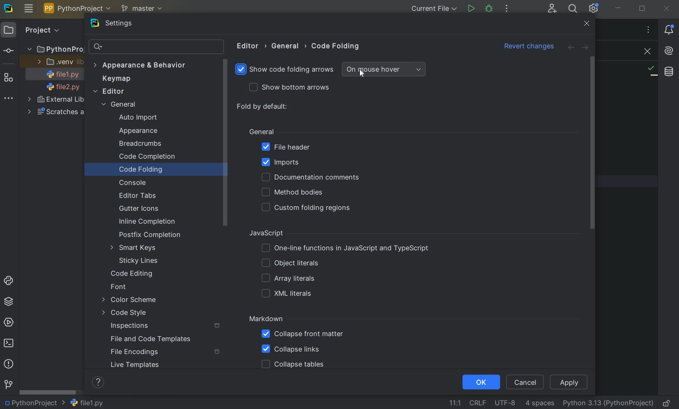 The width and height of the screenshot is (679, 409). Describe the element at coordinates (227, 144) in the screenshot. I see `SROLLBAR` at that location.